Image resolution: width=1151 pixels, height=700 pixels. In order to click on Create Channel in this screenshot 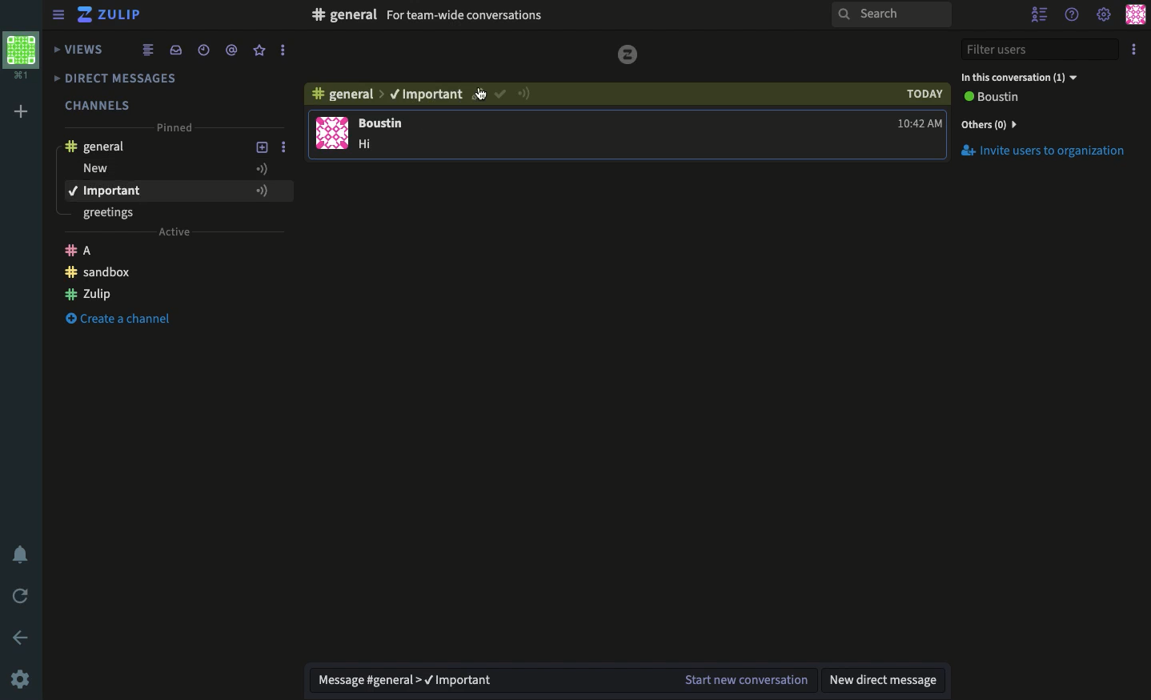, I will do `click(130, 323)`.